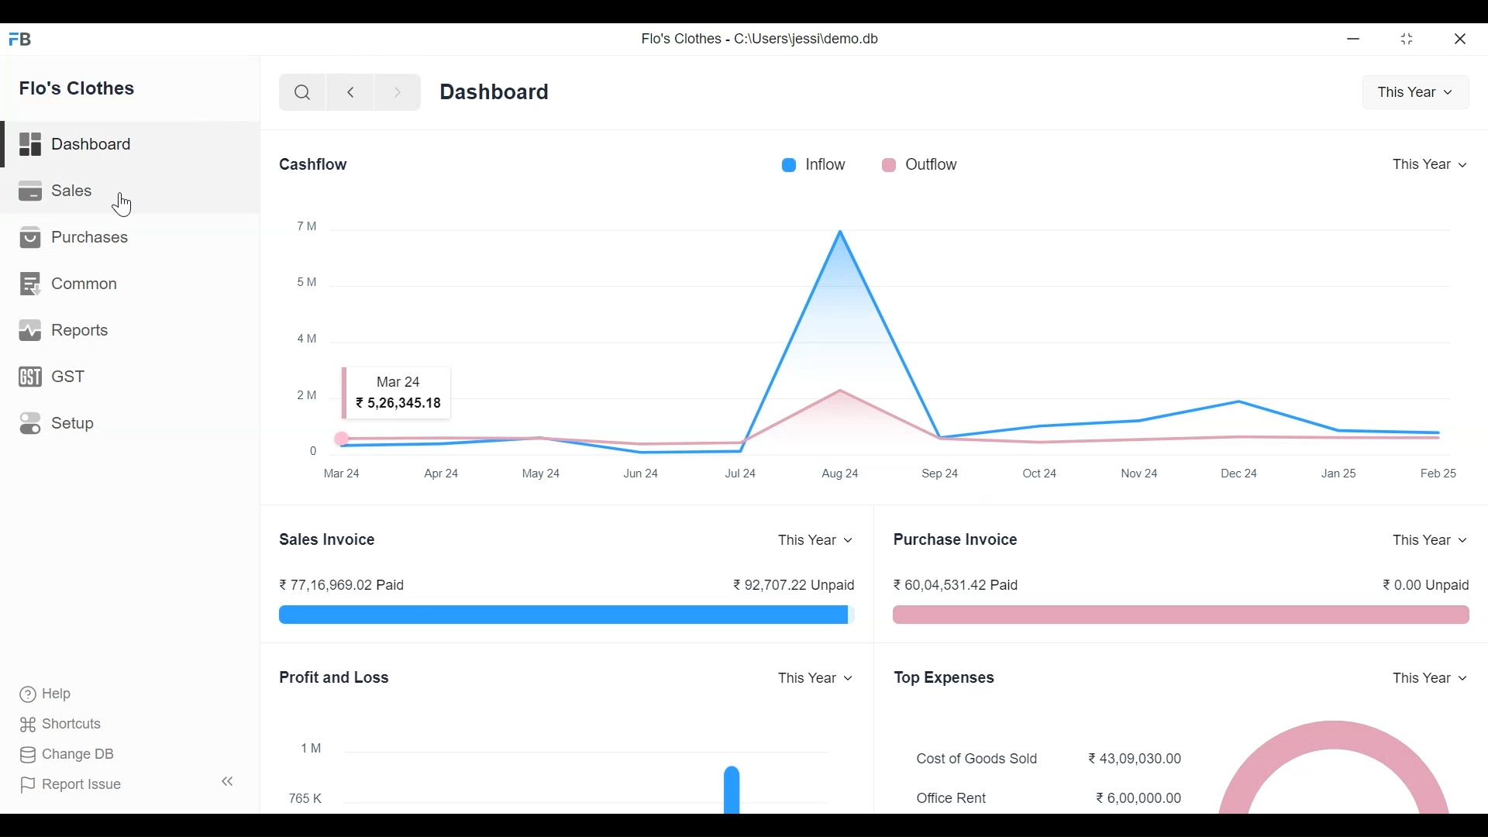 Image resolution: width=1488 pixels, height=837 pixels. Describe the element at coordinates (644, 472) in the screenshot. I see `Jun 24` at that location.